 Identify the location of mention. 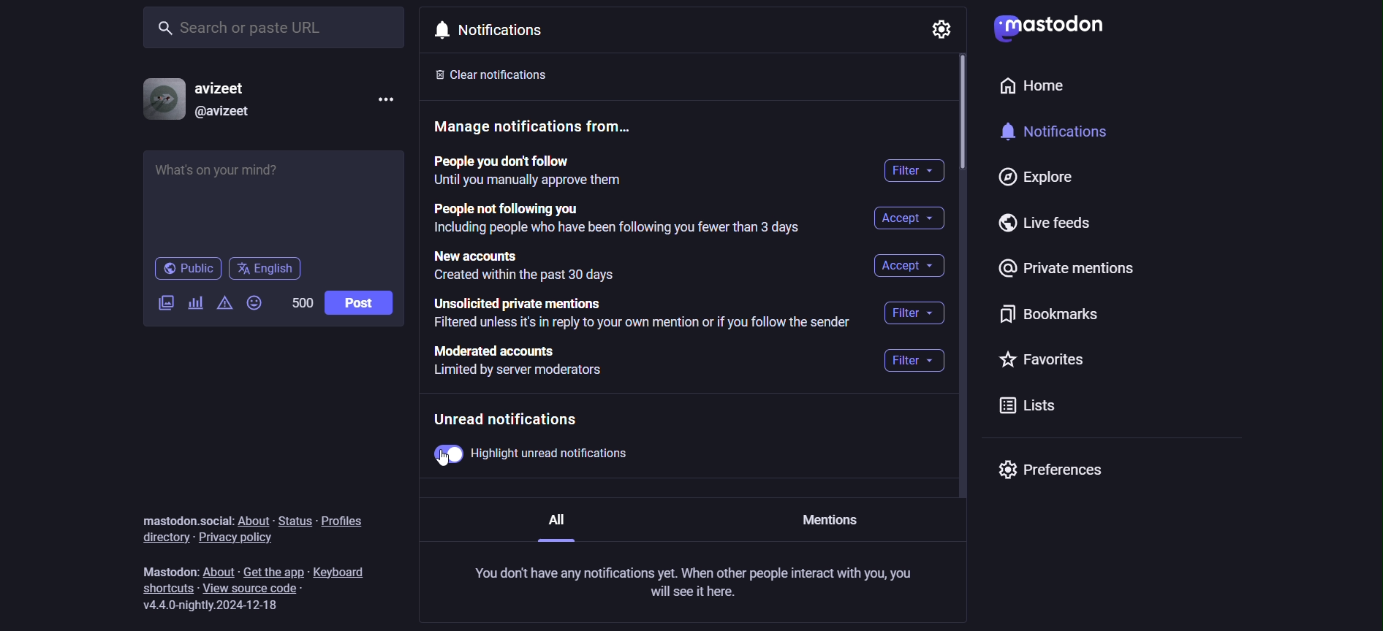
(832, 521).